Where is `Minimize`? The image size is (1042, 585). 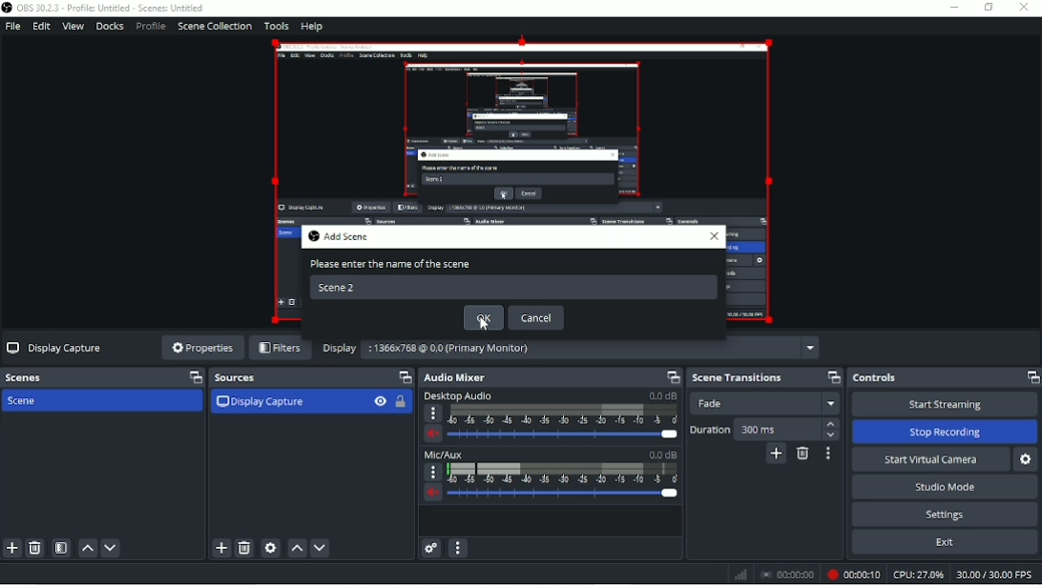
Minimize is located at coordinates (954, 7).